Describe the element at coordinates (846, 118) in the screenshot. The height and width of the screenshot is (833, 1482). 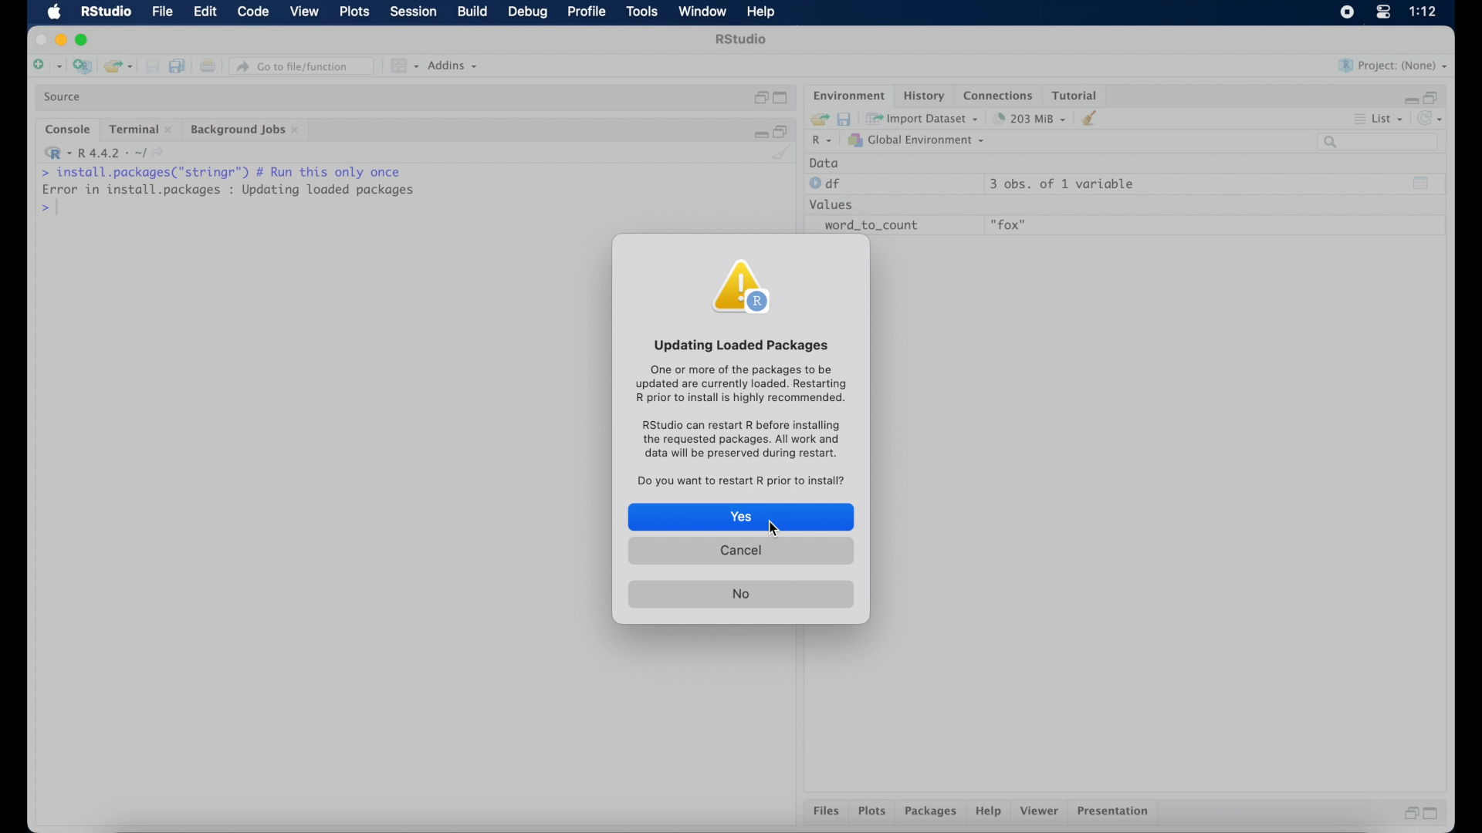
I see `save` at that location.